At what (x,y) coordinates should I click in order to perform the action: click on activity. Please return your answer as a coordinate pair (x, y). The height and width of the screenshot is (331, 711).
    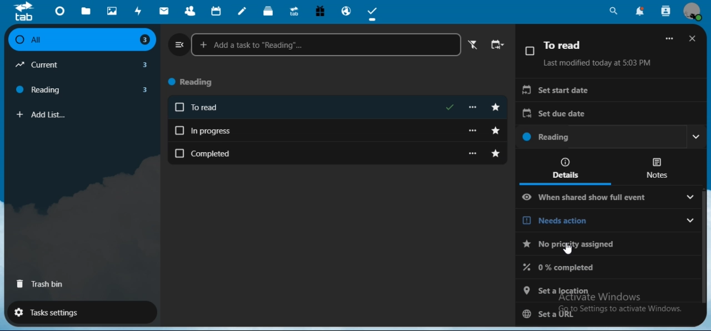
    Looking at the image, I should click on (137, 12).